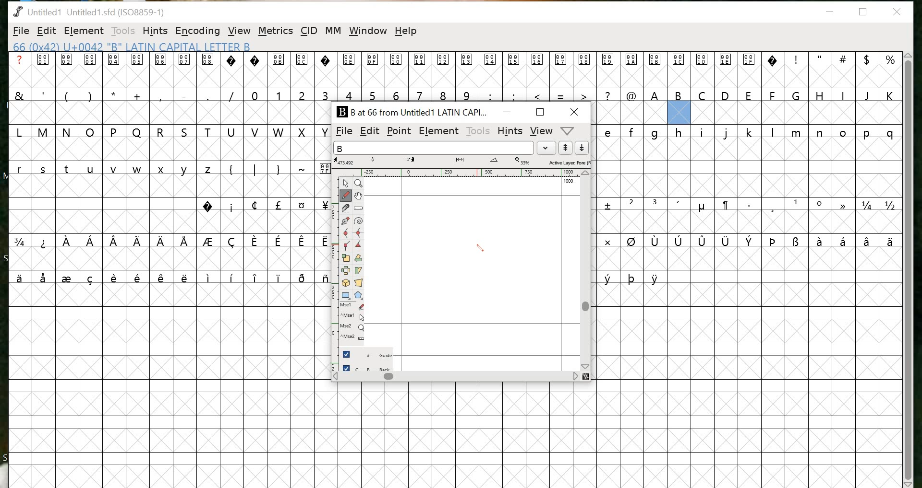 The image size is (922, 488). What do you see at coordinates (587, 271) in the screenshot?
I see `scrollbar` at bounding box center [587, 271].